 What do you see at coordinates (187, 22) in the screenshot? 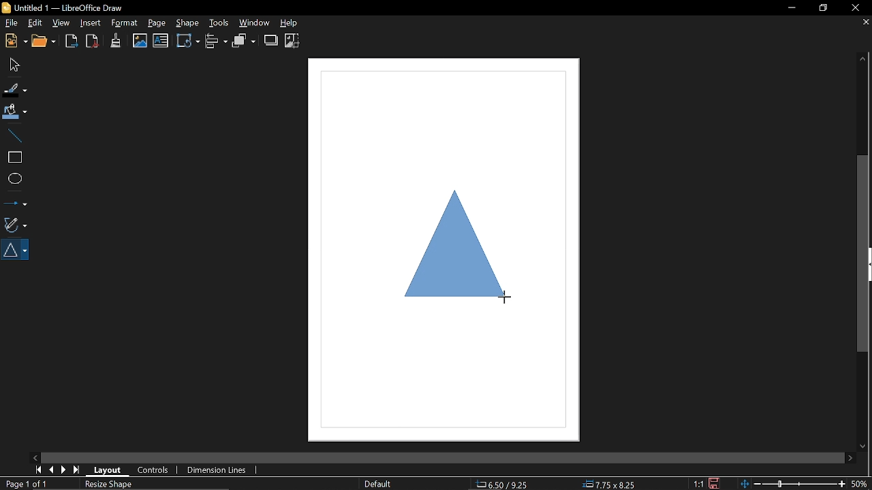
I see `shape` at bounding box center [187, 22].